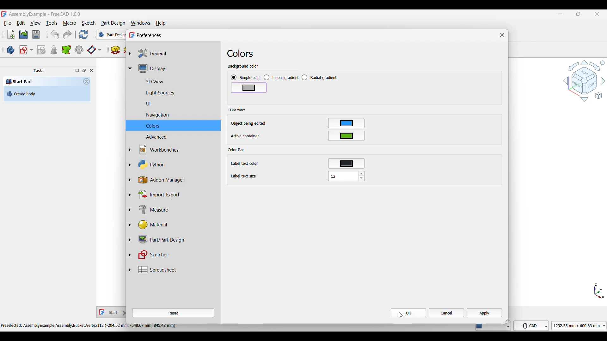  What do you see at coordinates (39, 71) in the screenshot?
I see `Tasks` at bounding box center [39, 71].